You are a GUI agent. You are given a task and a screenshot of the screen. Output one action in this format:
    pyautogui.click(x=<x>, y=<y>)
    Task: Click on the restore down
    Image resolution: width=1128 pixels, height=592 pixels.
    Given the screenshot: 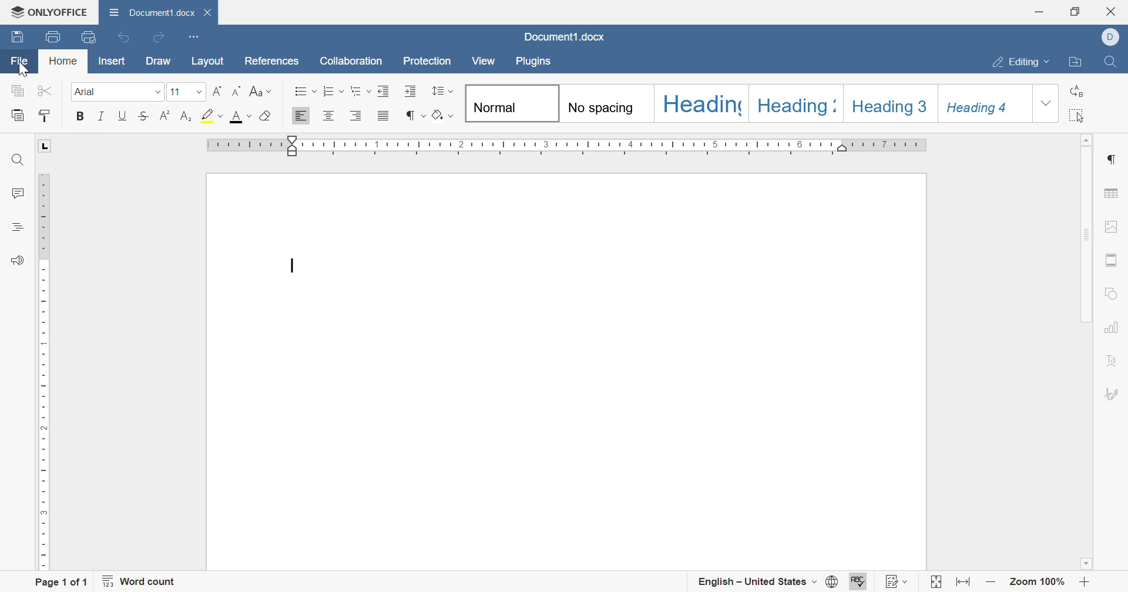 What is the action you would take?
    pyautogui.click(x=1077, y=9)
    